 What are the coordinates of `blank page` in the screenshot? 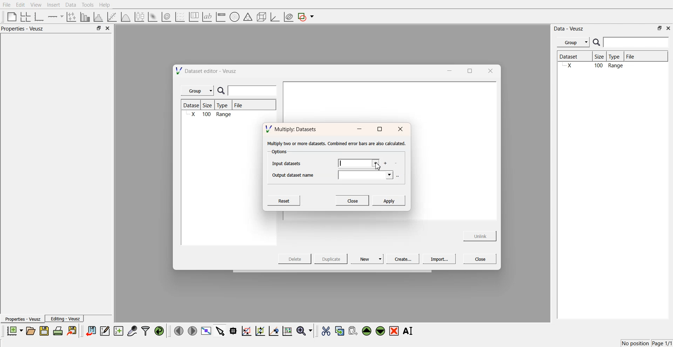 It's located at (10, 16).